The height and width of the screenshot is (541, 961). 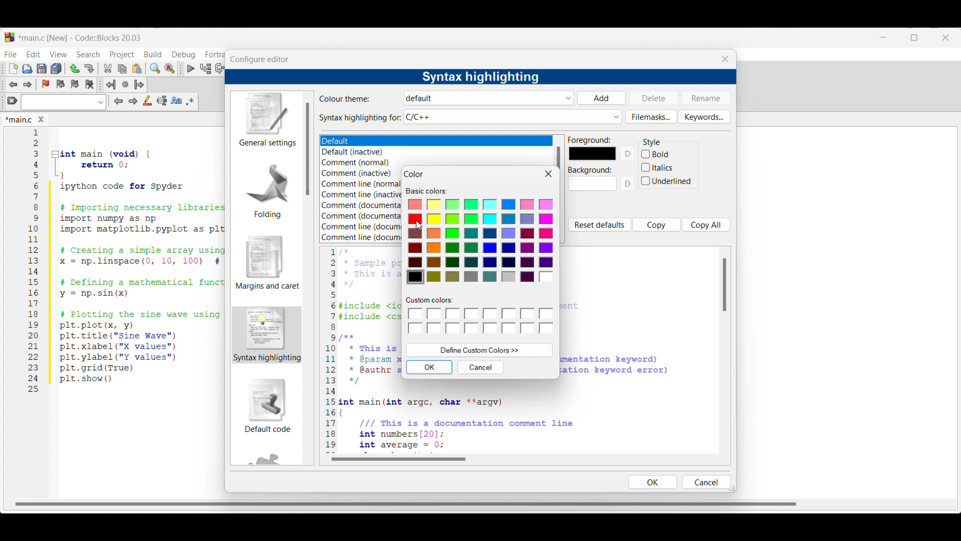 I want to click on Indicates custom color options , so click(x=430, y=300).